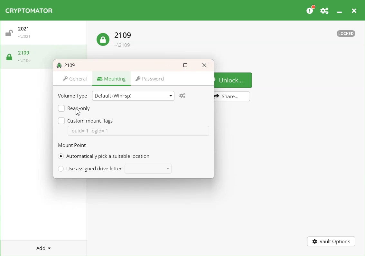 The width and height of the screenshot is (365, 256). Describe the element at coordinates (340, 10) in the screenshot. I see `Minimize` at that location.